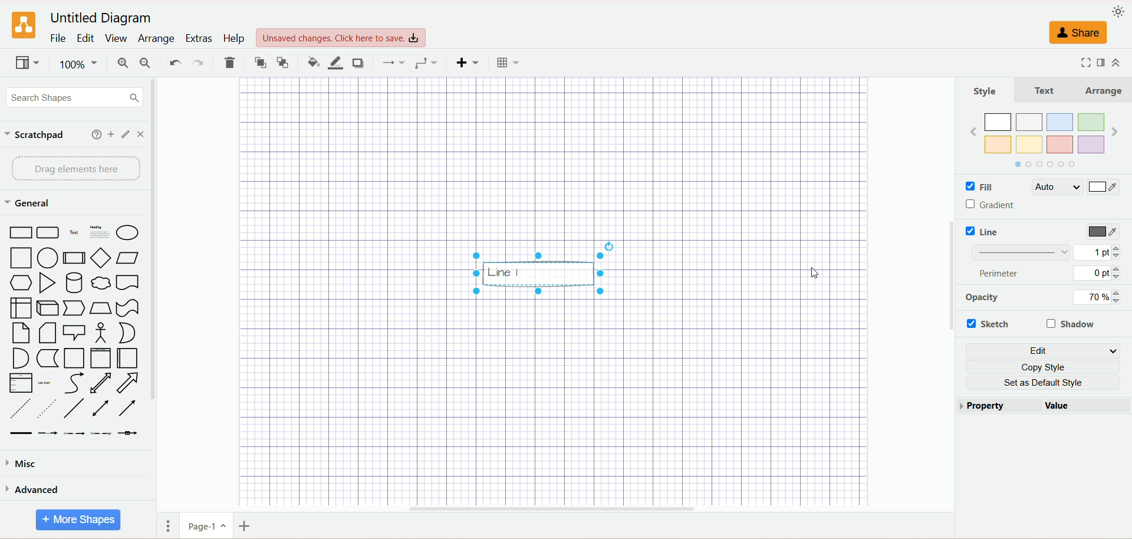 This screenshot has height=539, width=1132. Describe the element at coordinates (101, 384) in the screenshot. I see `Bidirectional Arrow` at that location.